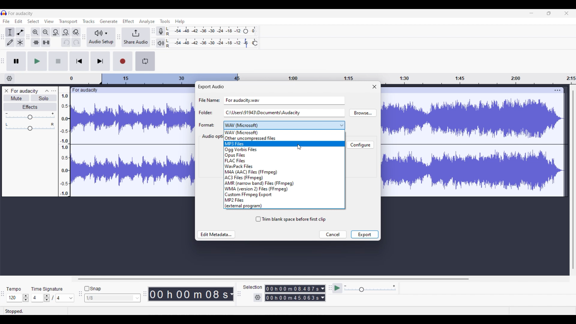 This screenshot has height=324, width=576. Describe the element at coordinates (25, 91) in the screenshot. I see `Track name - For audacity` at that location.